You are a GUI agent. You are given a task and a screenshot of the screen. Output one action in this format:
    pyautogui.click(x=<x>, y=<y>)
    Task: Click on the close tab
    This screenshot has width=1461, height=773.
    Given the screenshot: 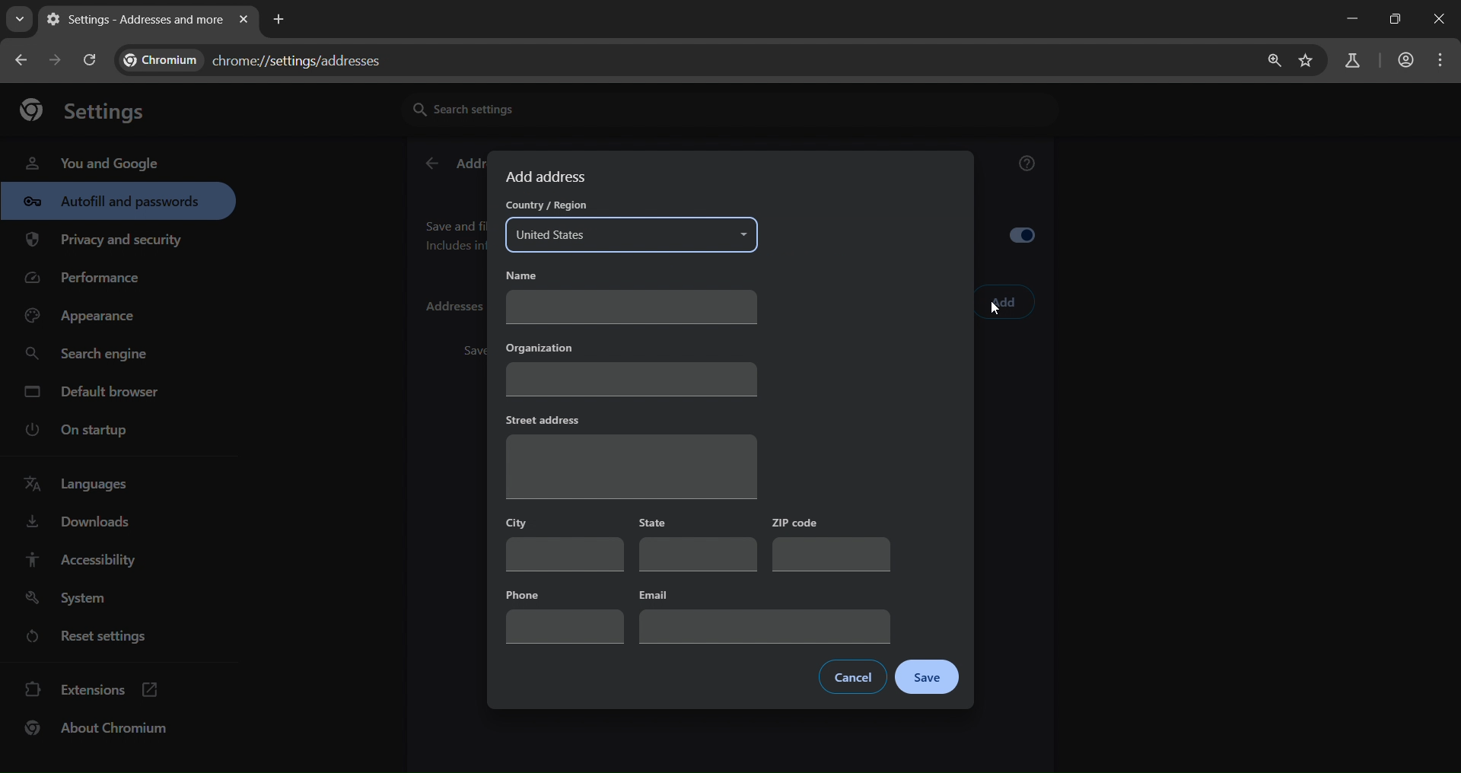 What is the action you would take?
    pyautogui.click(x=243, y=21)
    